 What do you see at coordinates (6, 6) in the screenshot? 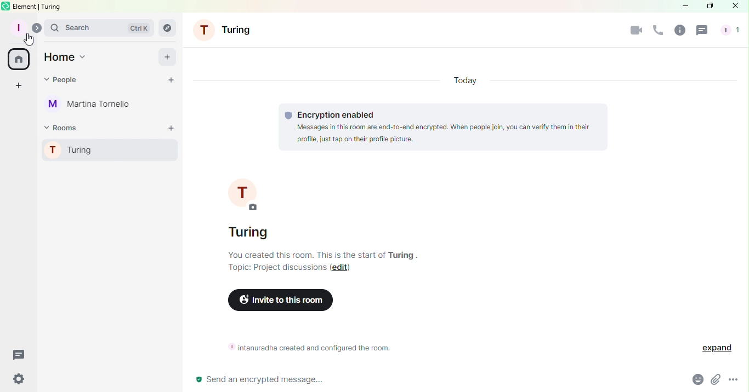
I see `element logo` at bounding box center [6, 6].